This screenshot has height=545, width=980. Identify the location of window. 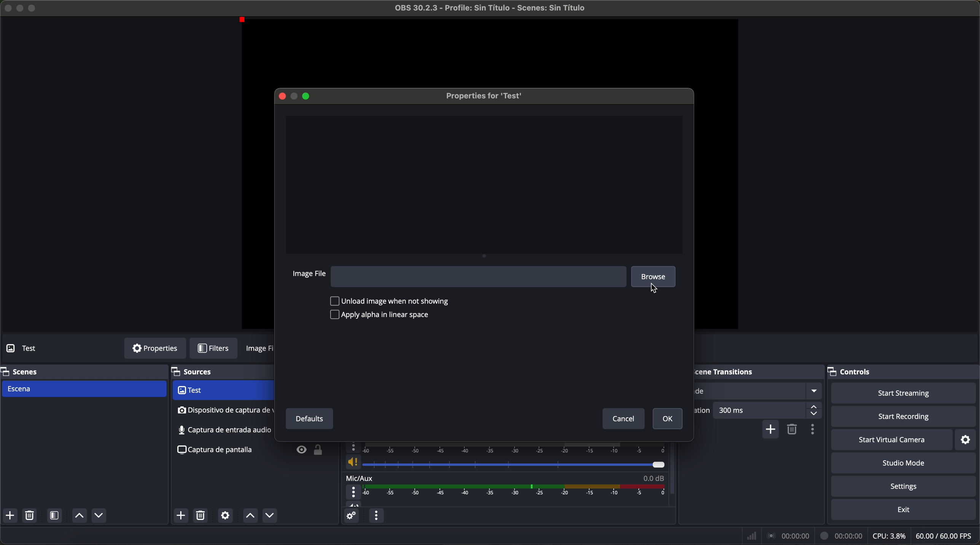
(485, 183).